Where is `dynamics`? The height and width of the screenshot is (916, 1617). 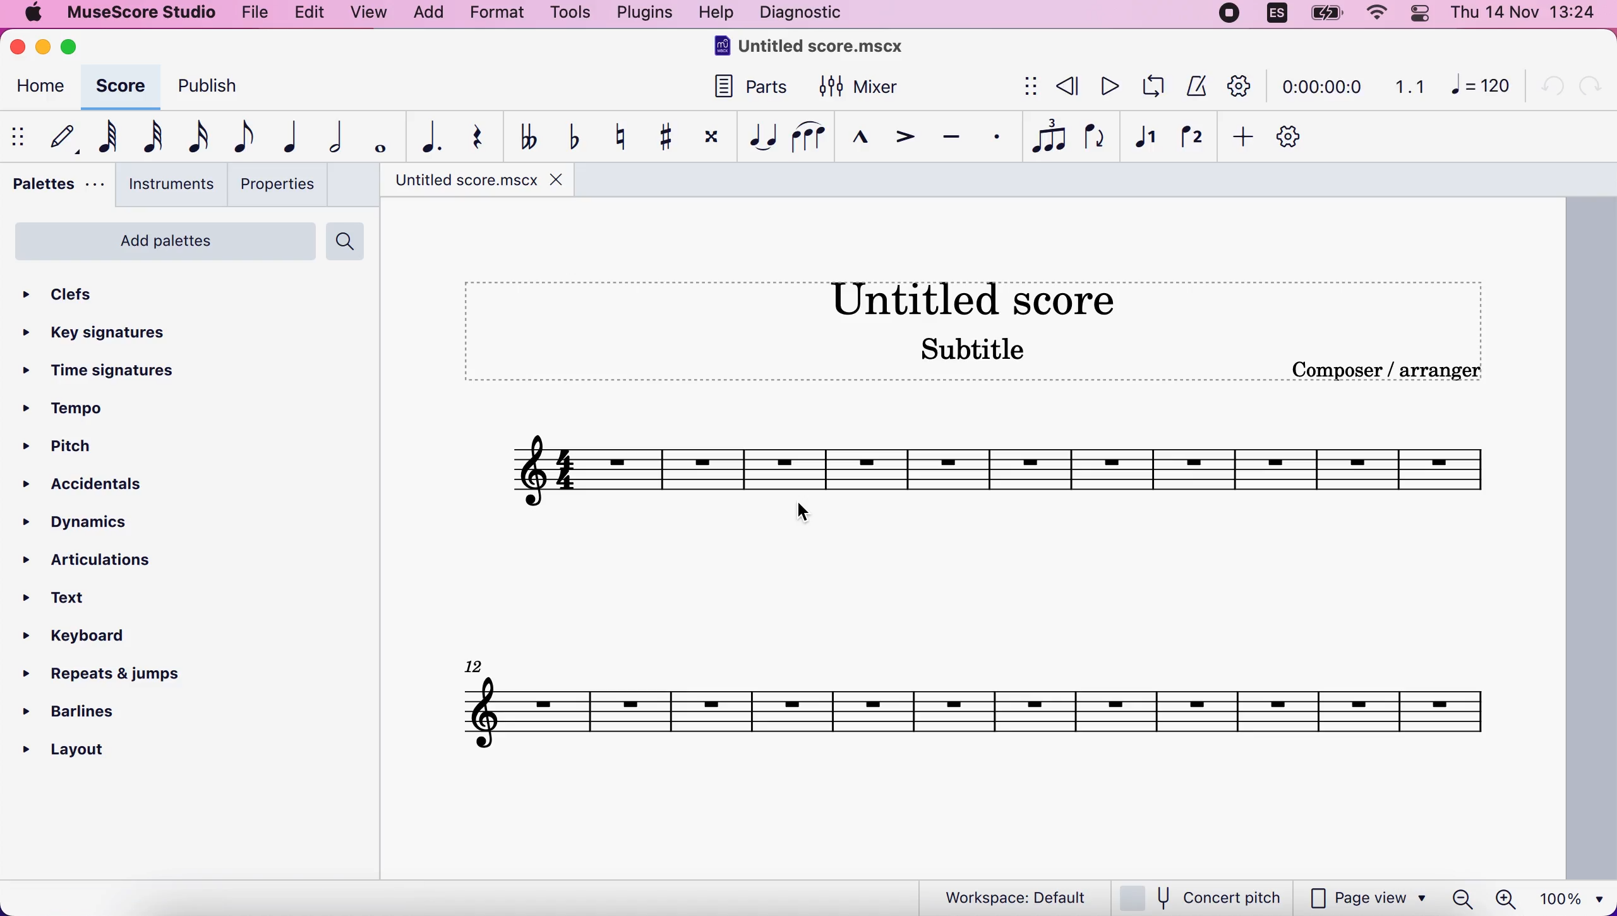
dynamics is located at coordinates (81, 524).